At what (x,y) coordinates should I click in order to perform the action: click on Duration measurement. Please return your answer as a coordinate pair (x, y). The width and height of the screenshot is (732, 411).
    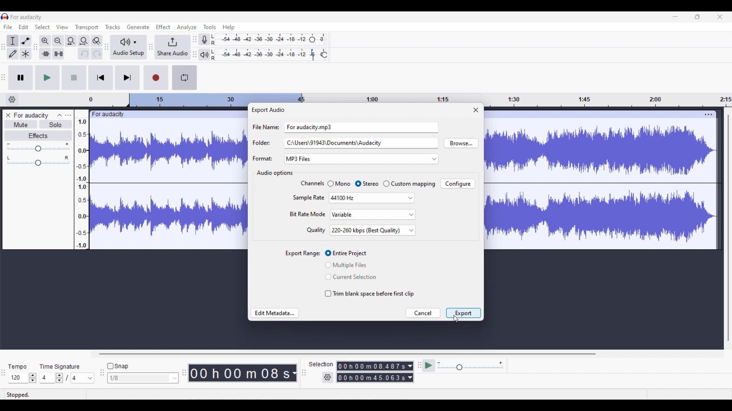
    Looking at the image, I should click on (410, 378).